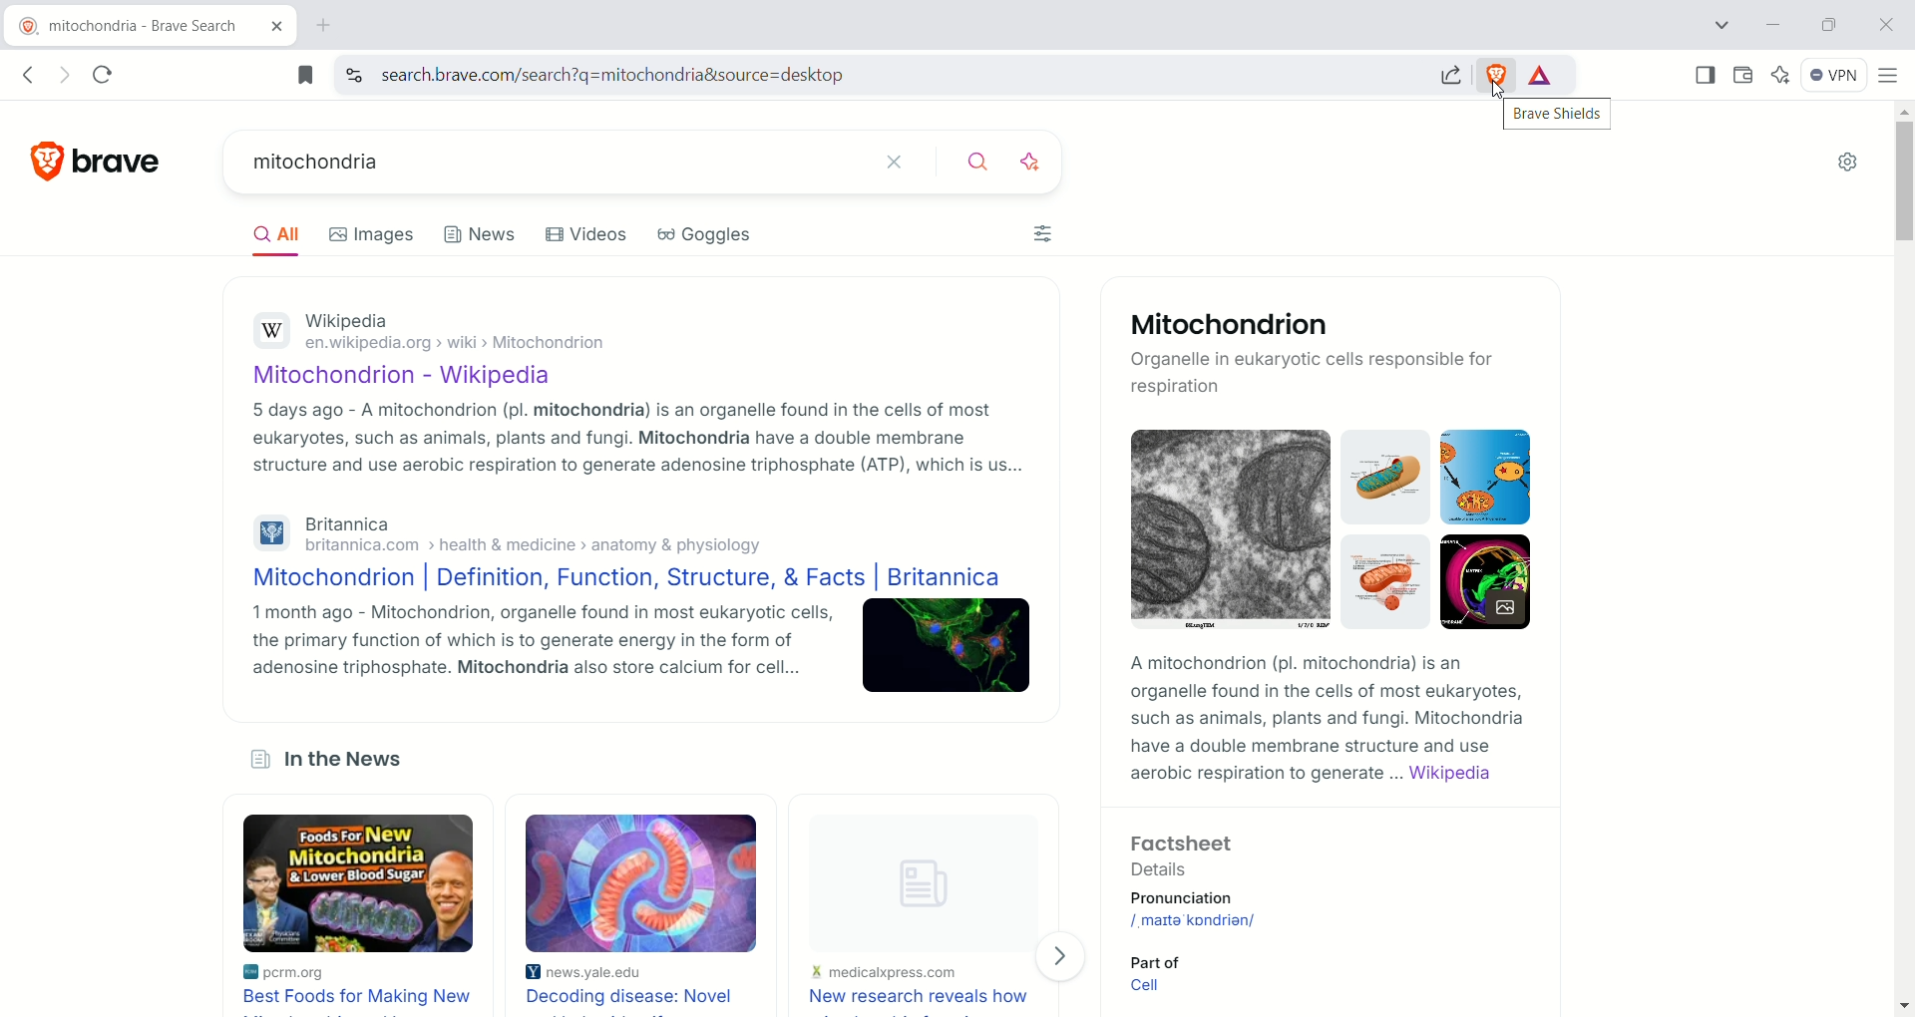  I want to click on Best Foods for Making New, so click(360, 998).